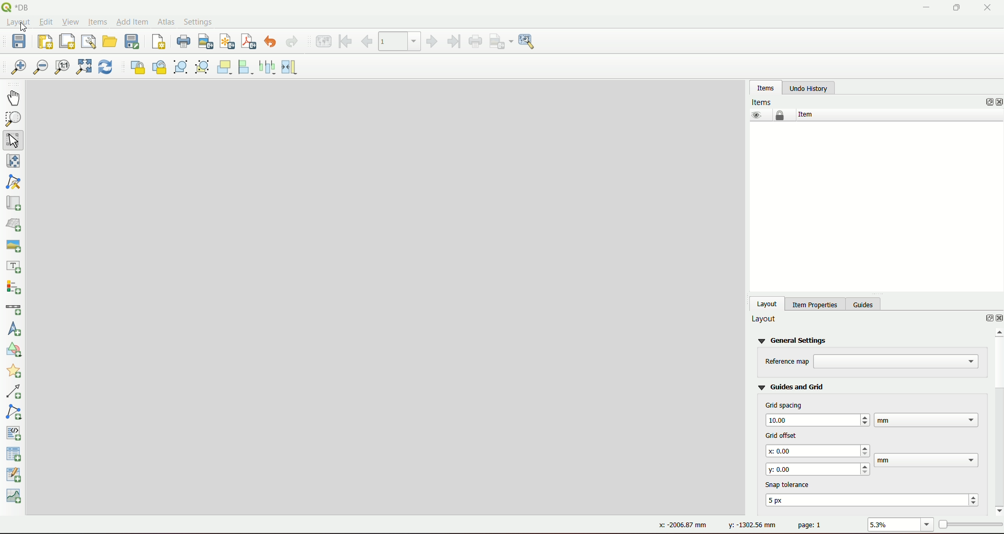  What do you see at coordinates (794, 340) in the screenshot?
I see `general settings` at bounding box center [794, 340].